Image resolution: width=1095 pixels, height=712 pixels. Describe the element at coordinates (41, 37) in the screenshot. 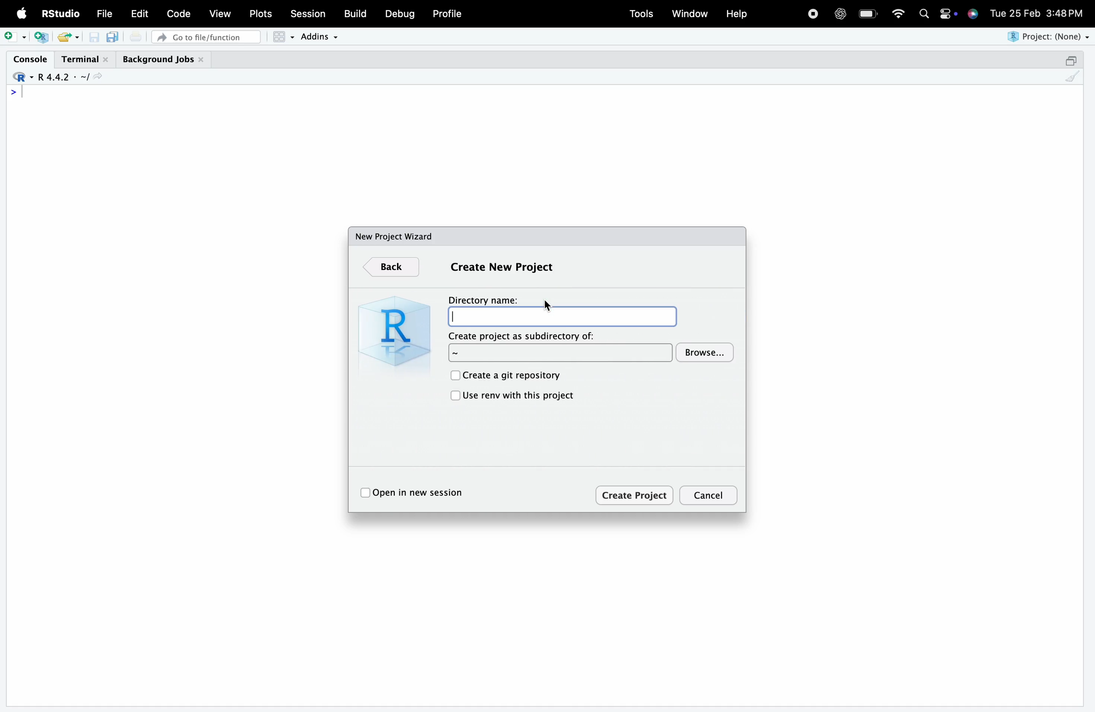

I see `create a project` at that location.